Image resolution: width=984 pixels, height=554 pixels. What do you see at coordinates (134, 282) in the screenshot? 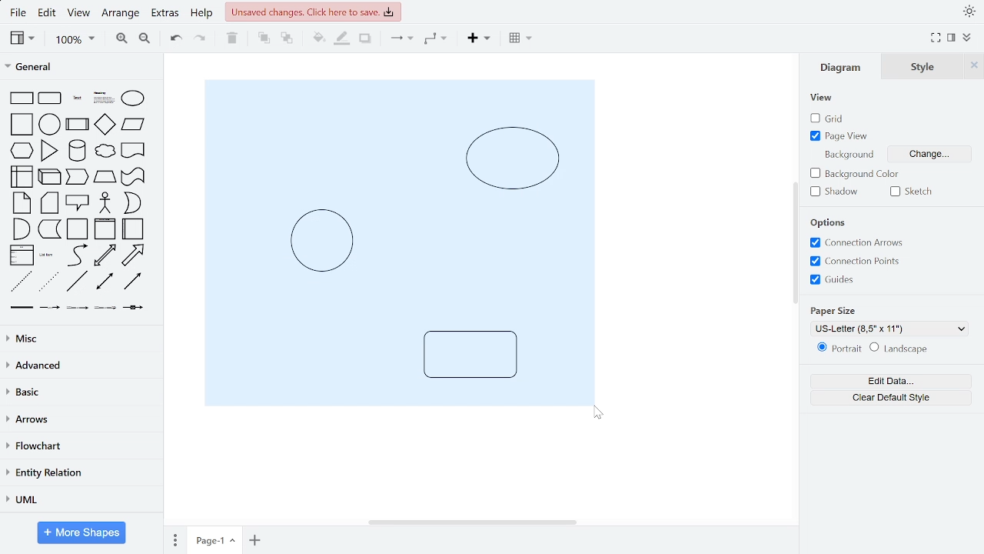
I see `directional connector` at bounding box center [134, 282].